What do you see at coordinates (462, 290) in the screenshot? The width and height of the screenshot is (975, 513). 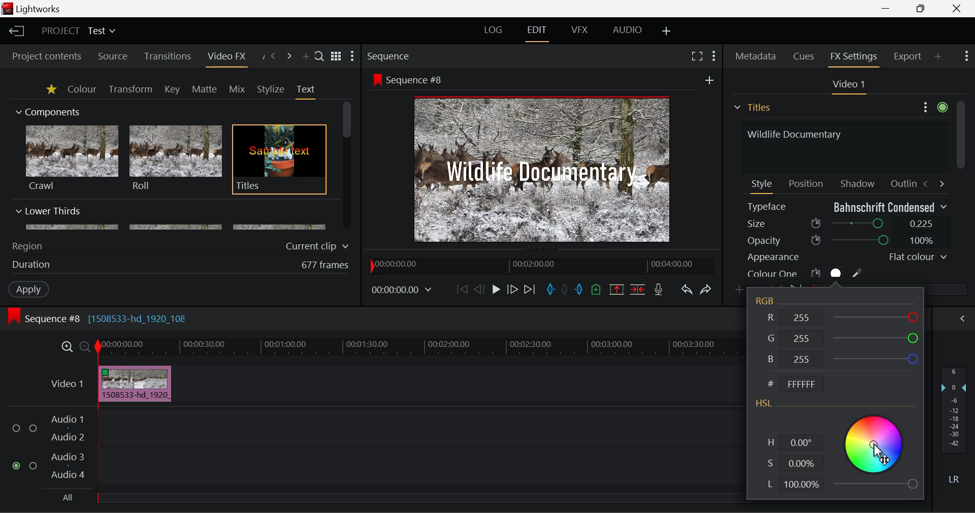 I see `To Start` at bounding box center [462, 290].